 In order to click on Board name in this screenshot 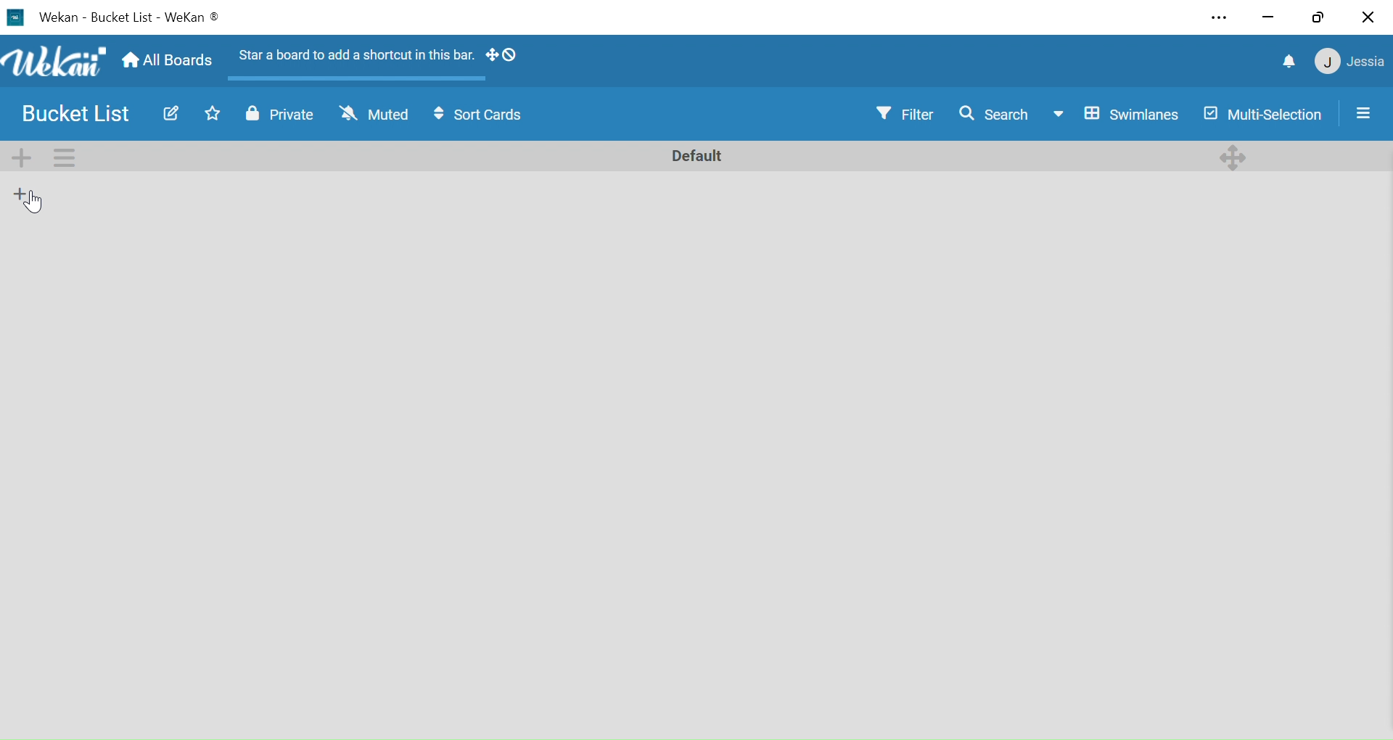, I will do `click(80, 115)`.